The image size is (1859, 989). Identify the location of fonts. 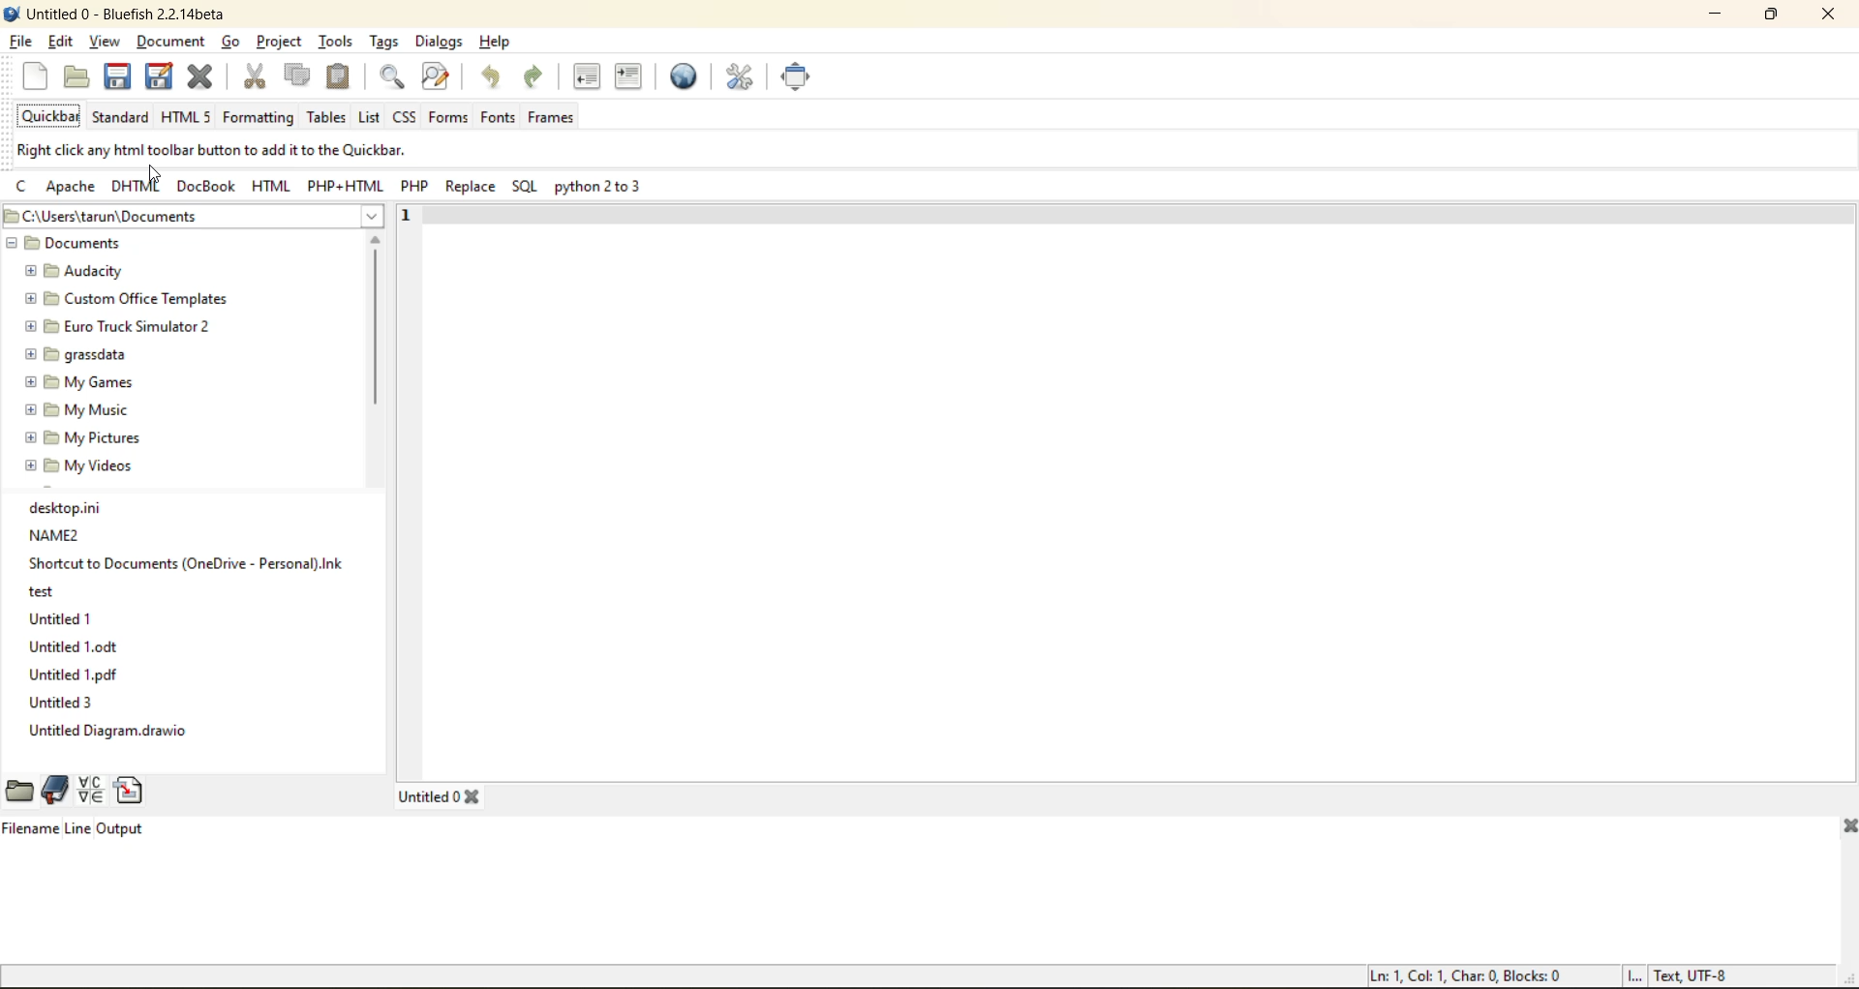
(498, 117).